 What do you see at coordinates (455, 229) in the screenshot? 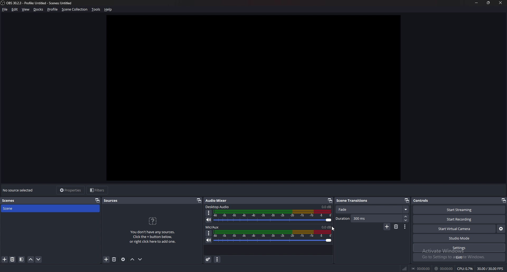
I see `start virtual camera` at bounding box center [455, 229].